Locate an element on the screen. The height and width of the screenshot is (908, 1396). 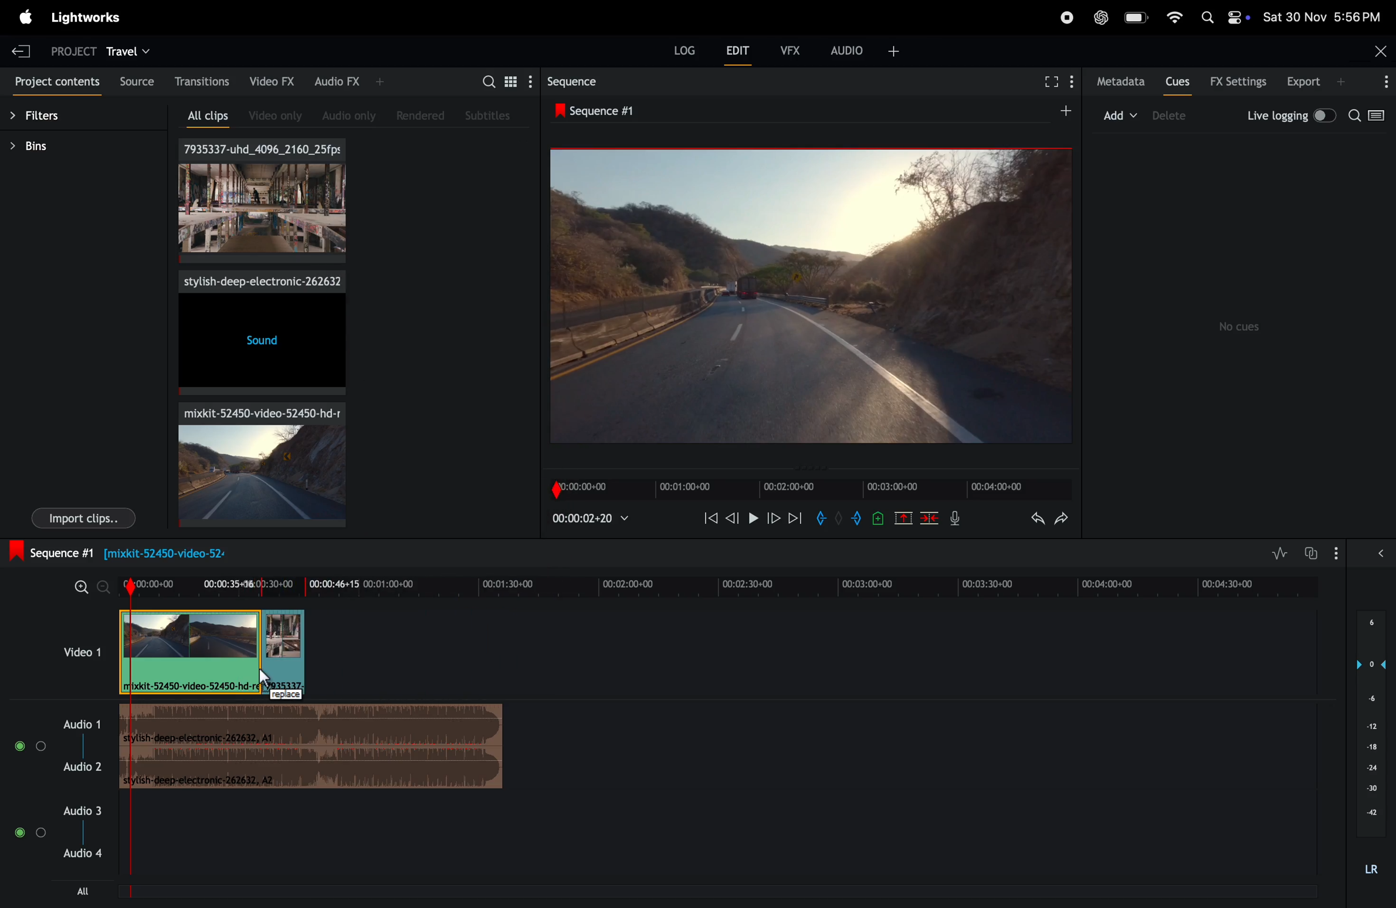
audio pitch is located at coordinates (1374, 744).